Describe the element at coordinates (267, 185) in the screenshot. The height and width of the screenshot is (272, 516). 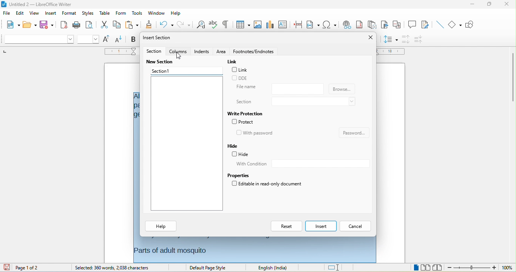
I see `editable in read only document` at that location.